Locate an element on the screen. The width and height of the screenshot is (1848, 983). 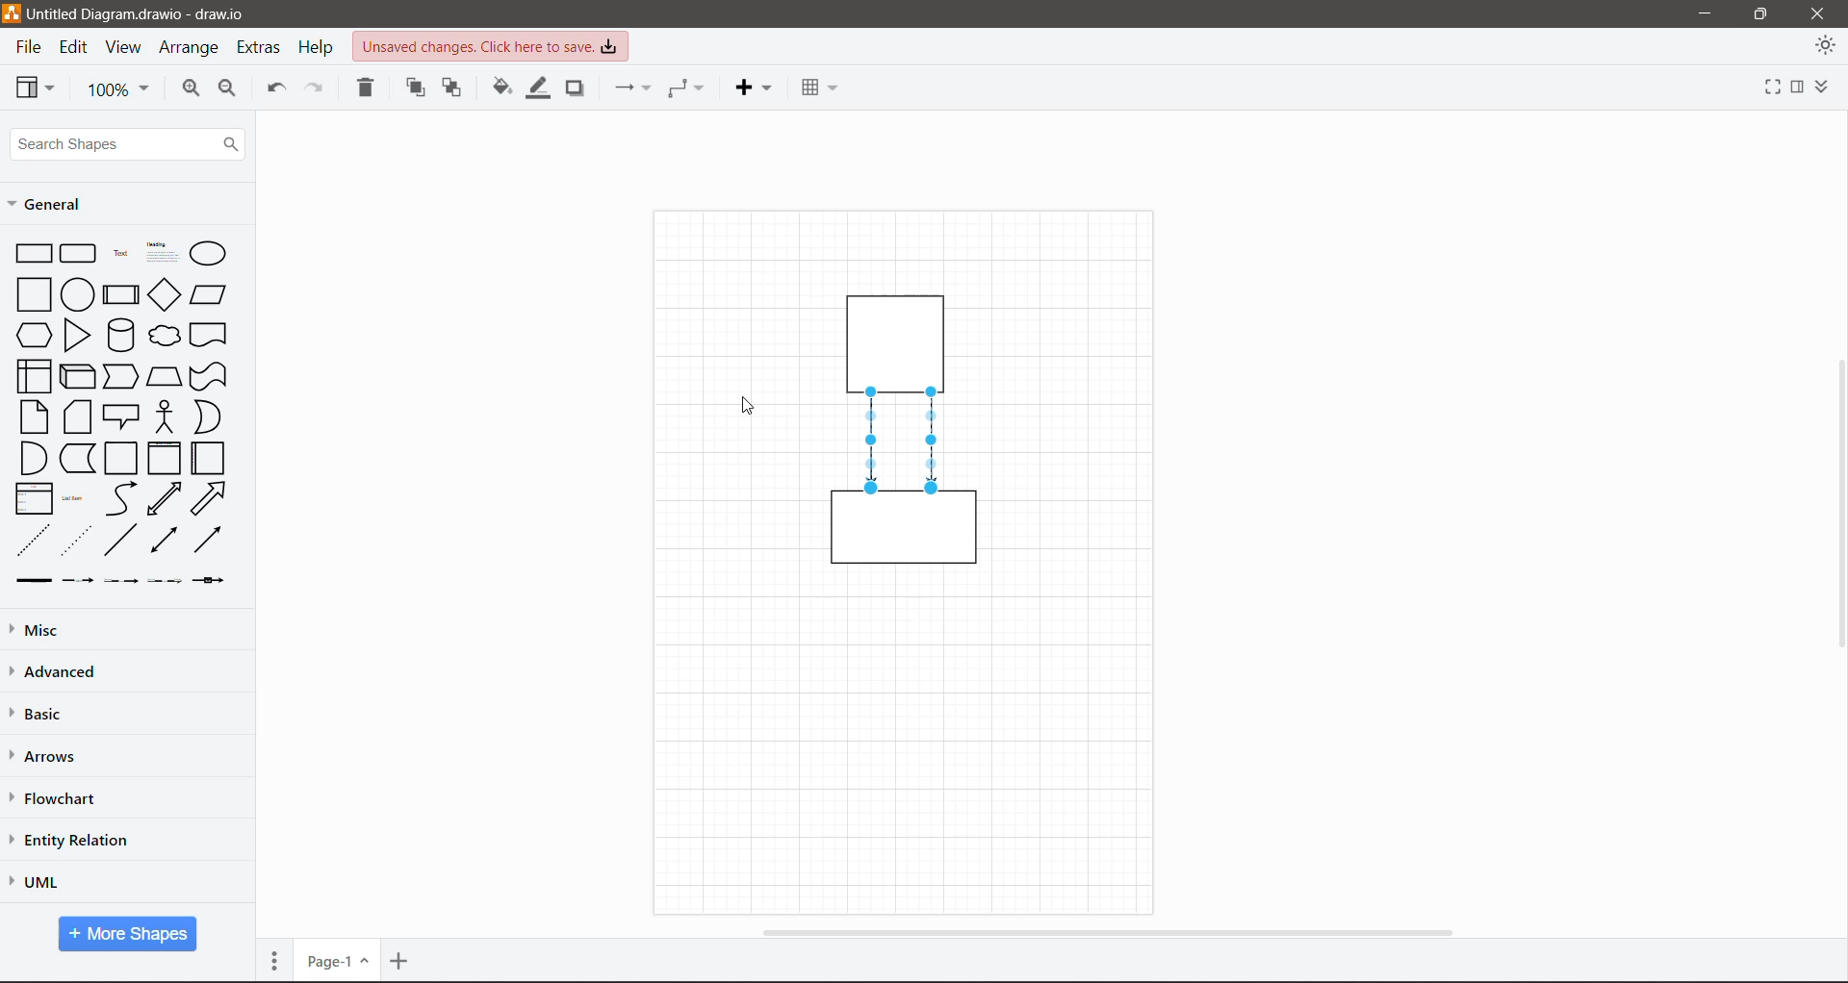
General is located at coordinates (52, 204).